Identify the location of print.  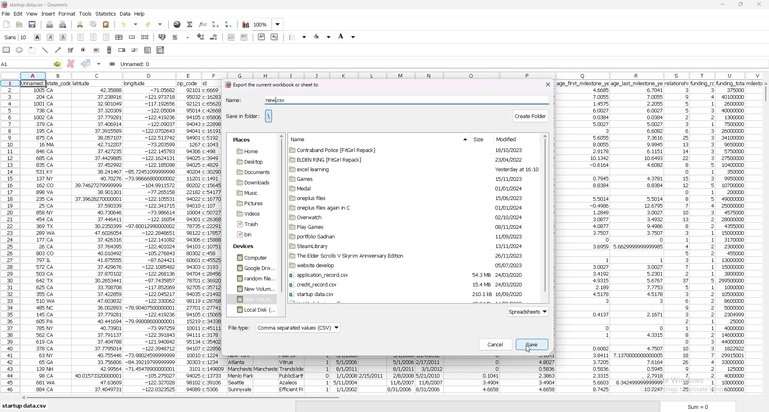
(49, 25).